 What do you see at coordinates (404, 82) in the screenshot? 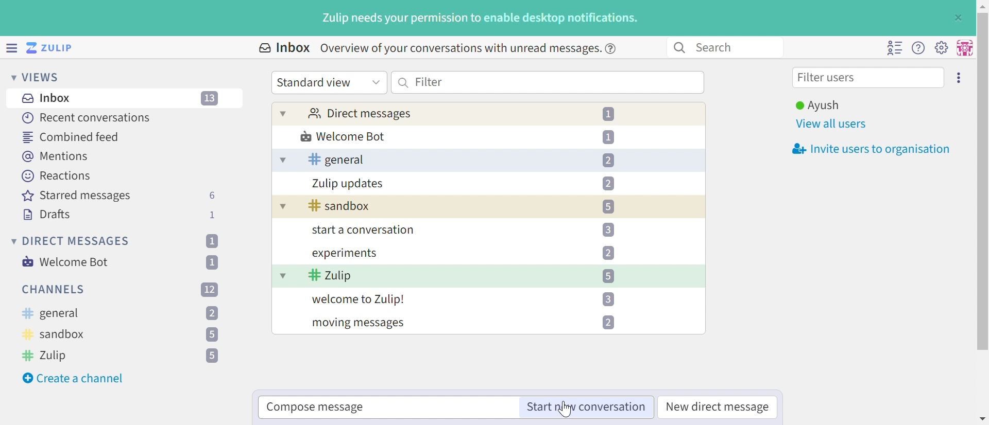
I see `Search` at bounding box center [404, 82].